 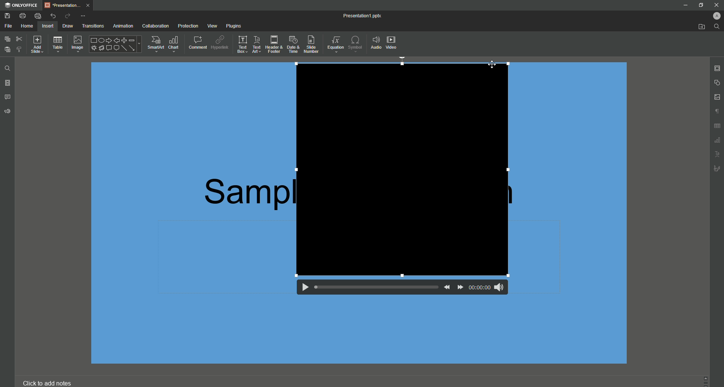 What do you see at coordinates (7, 15) in the screenshot?
I see `Save` at bounding box center [7, 15].